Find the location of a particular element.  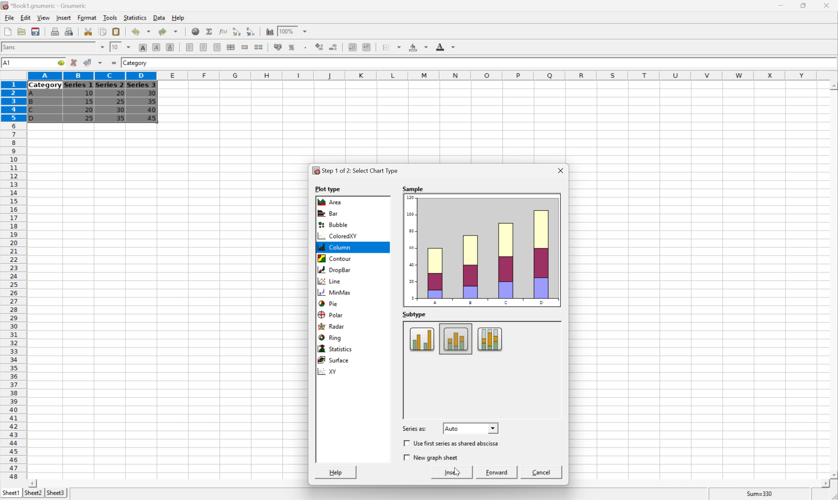

*Book1.gnumeric - Gnumeric is located at coordinates (44, 5).